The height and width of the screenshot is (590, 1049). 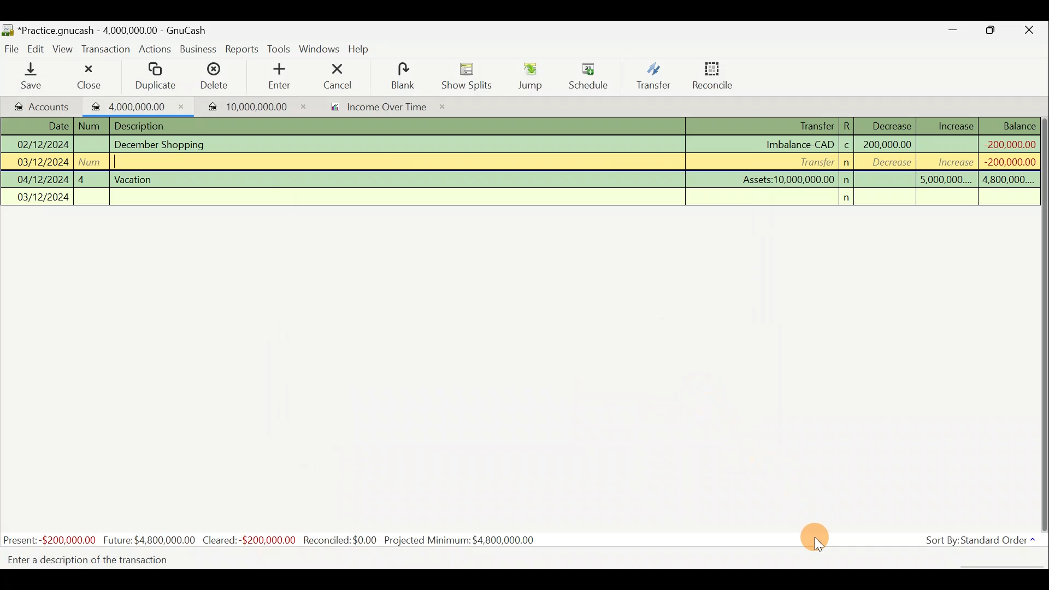 I want to click on 04/12/2024, so click(x=43, y=180).